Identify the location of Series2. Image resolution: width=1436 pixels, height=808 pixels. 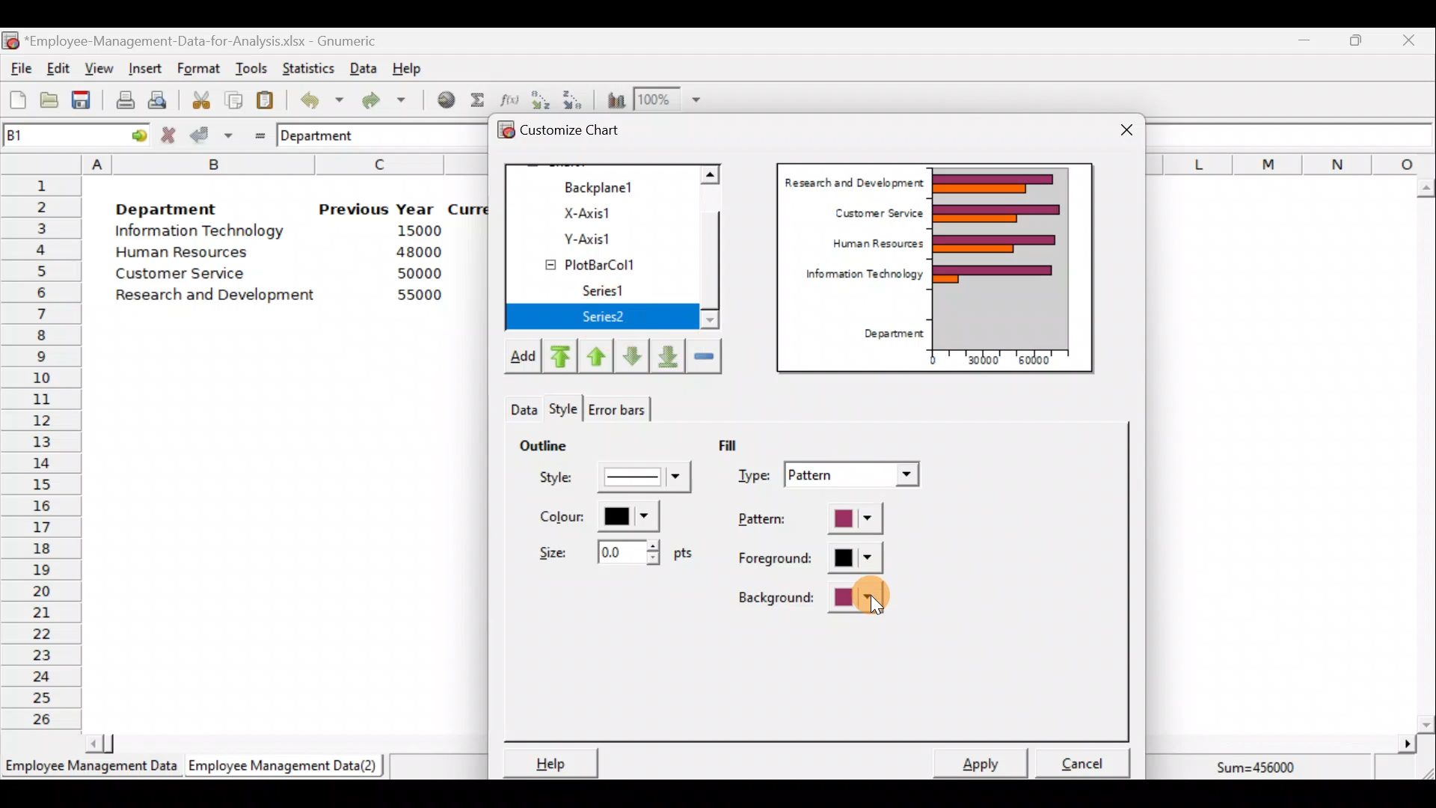
(607, 317).